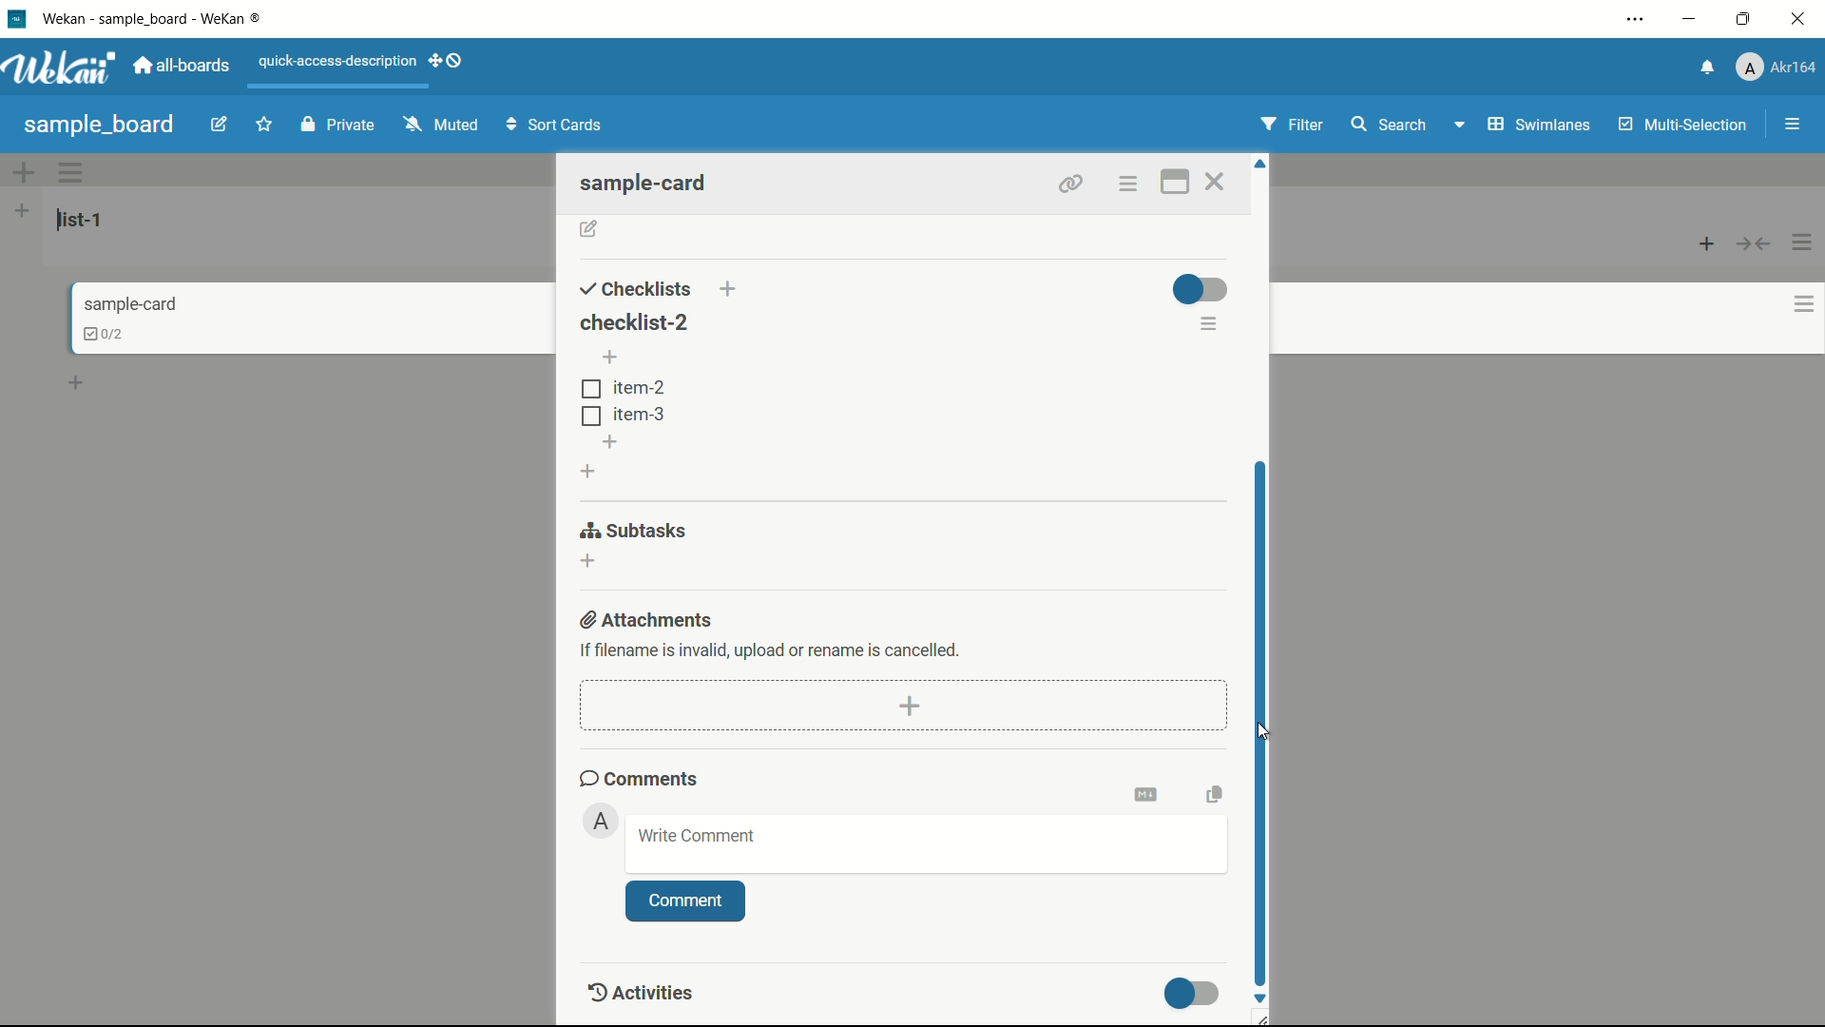 The image size is (1825, 1027). Describe the element at coordinates (656, 994) in the screenshot. I see `Activities` at that location.